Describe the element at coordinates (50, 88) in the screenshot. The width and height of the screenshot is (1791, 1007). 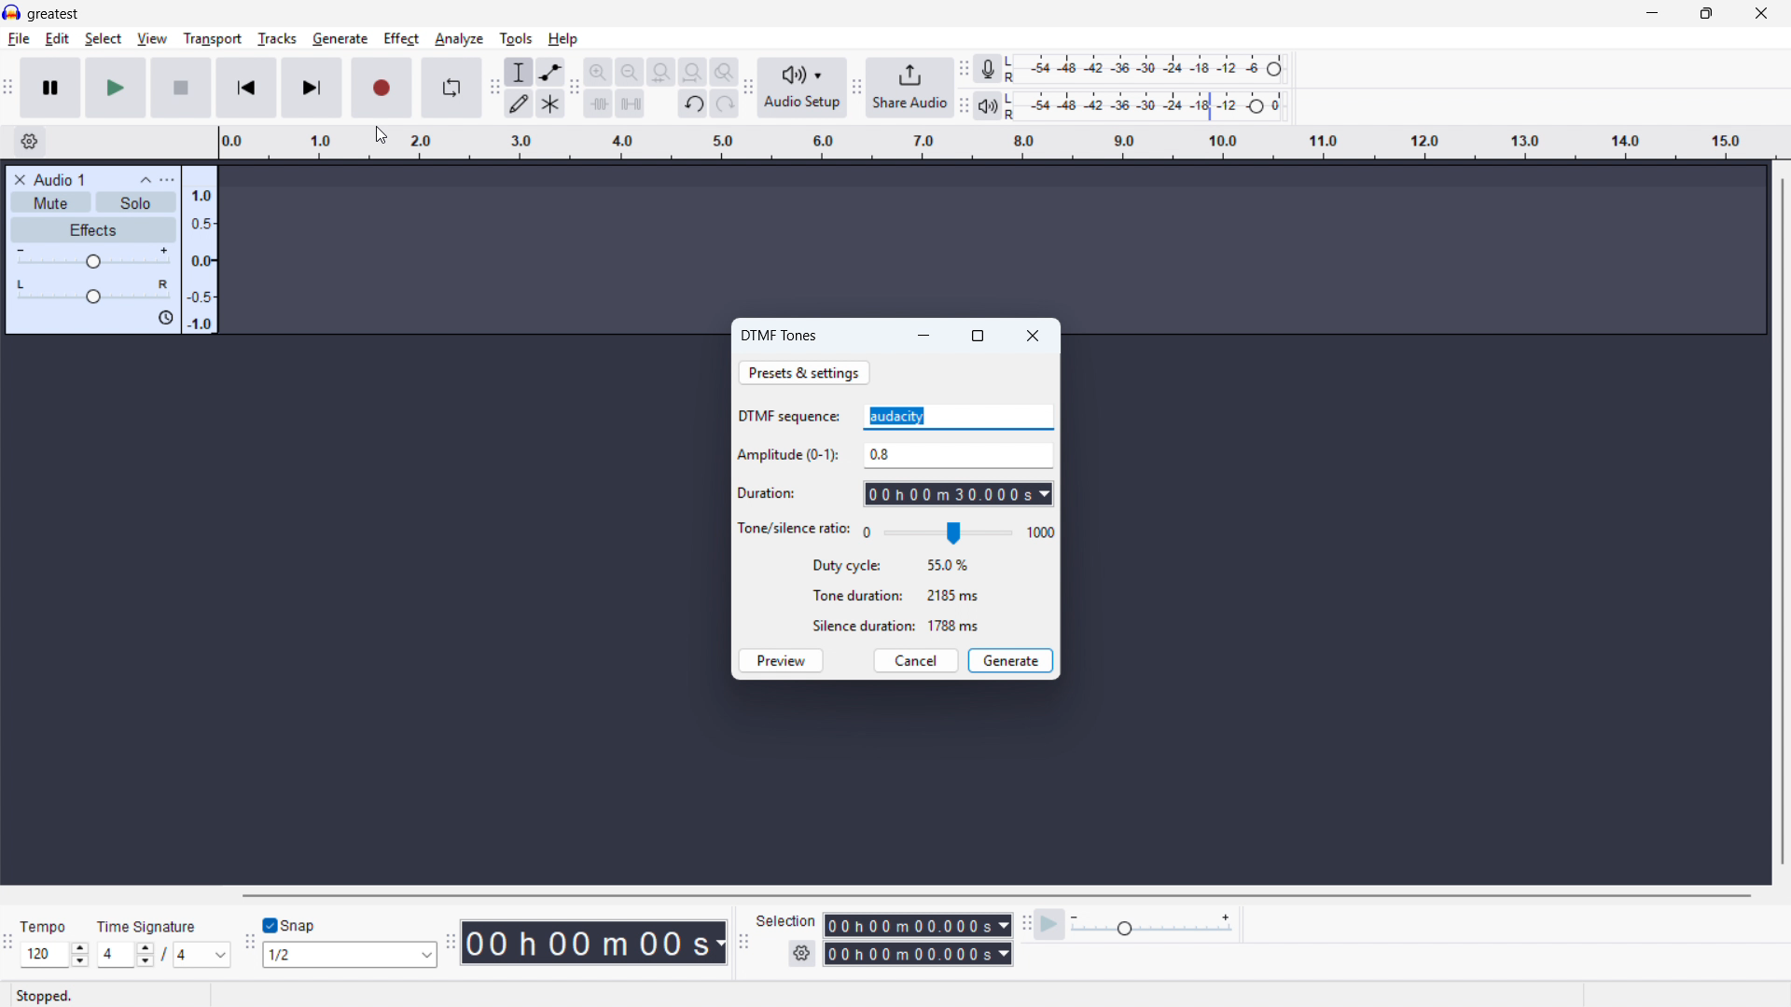
I see `pause` at that location.